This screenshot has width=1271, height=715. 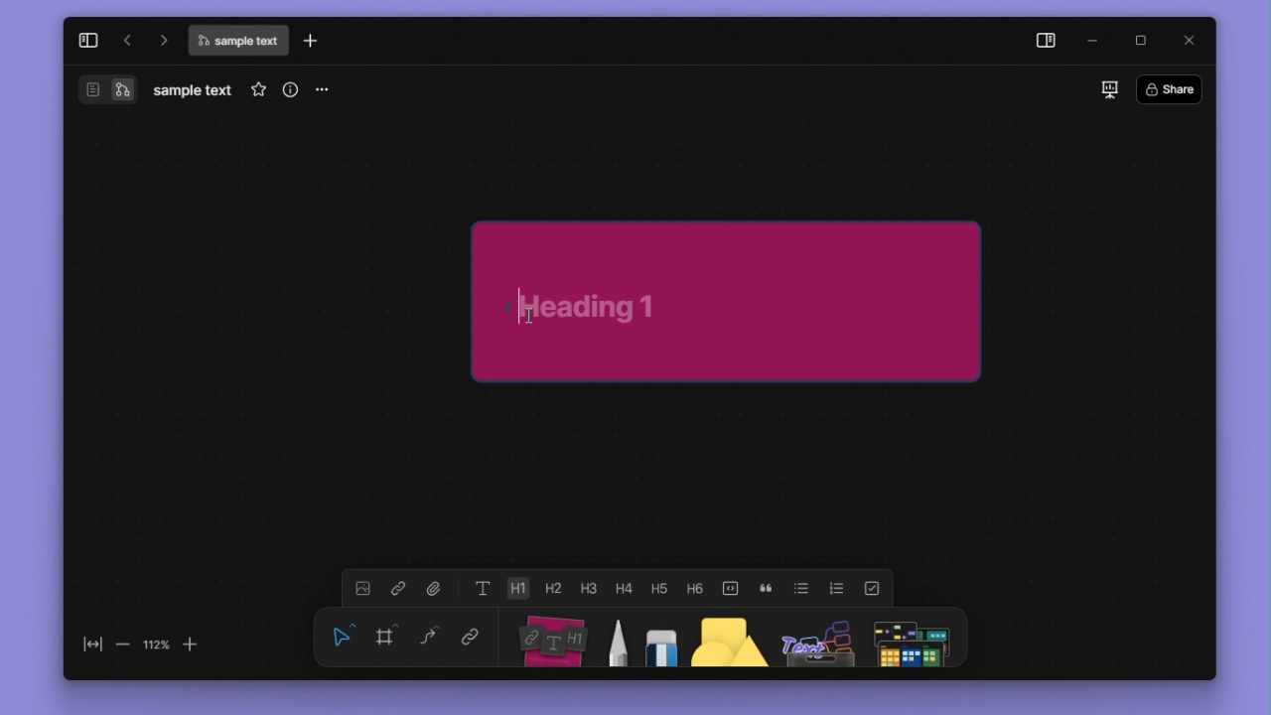 I want to click on more, so click(x=911, y=638).